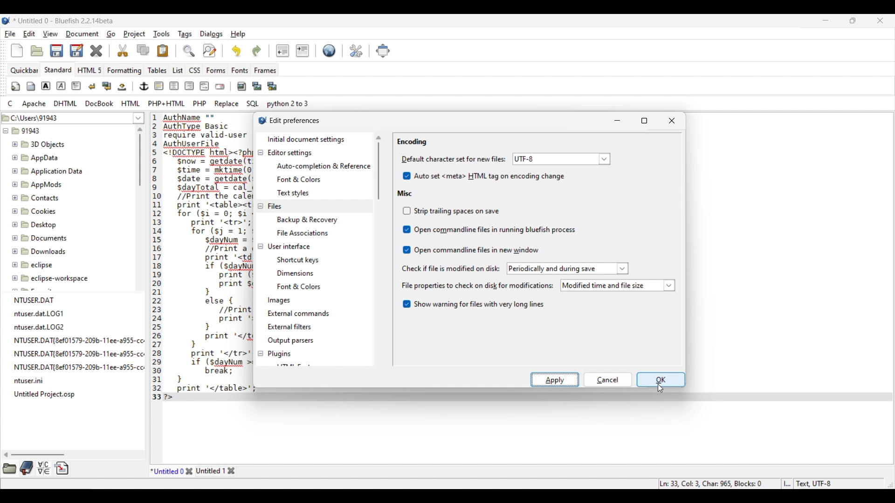 This screenshot has width=895, height=503. Describe the element at coordinates (6, 20) in the screenshot. I see `Software logo` at that location.